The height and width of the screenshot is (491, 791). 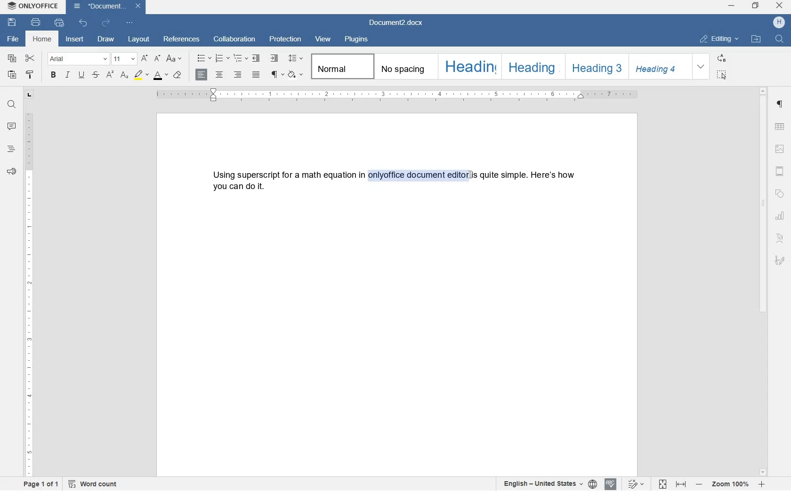 What do you see at coordinates (182, 40) in the screenshot?
I see `references` at bounding box center [182, 40].